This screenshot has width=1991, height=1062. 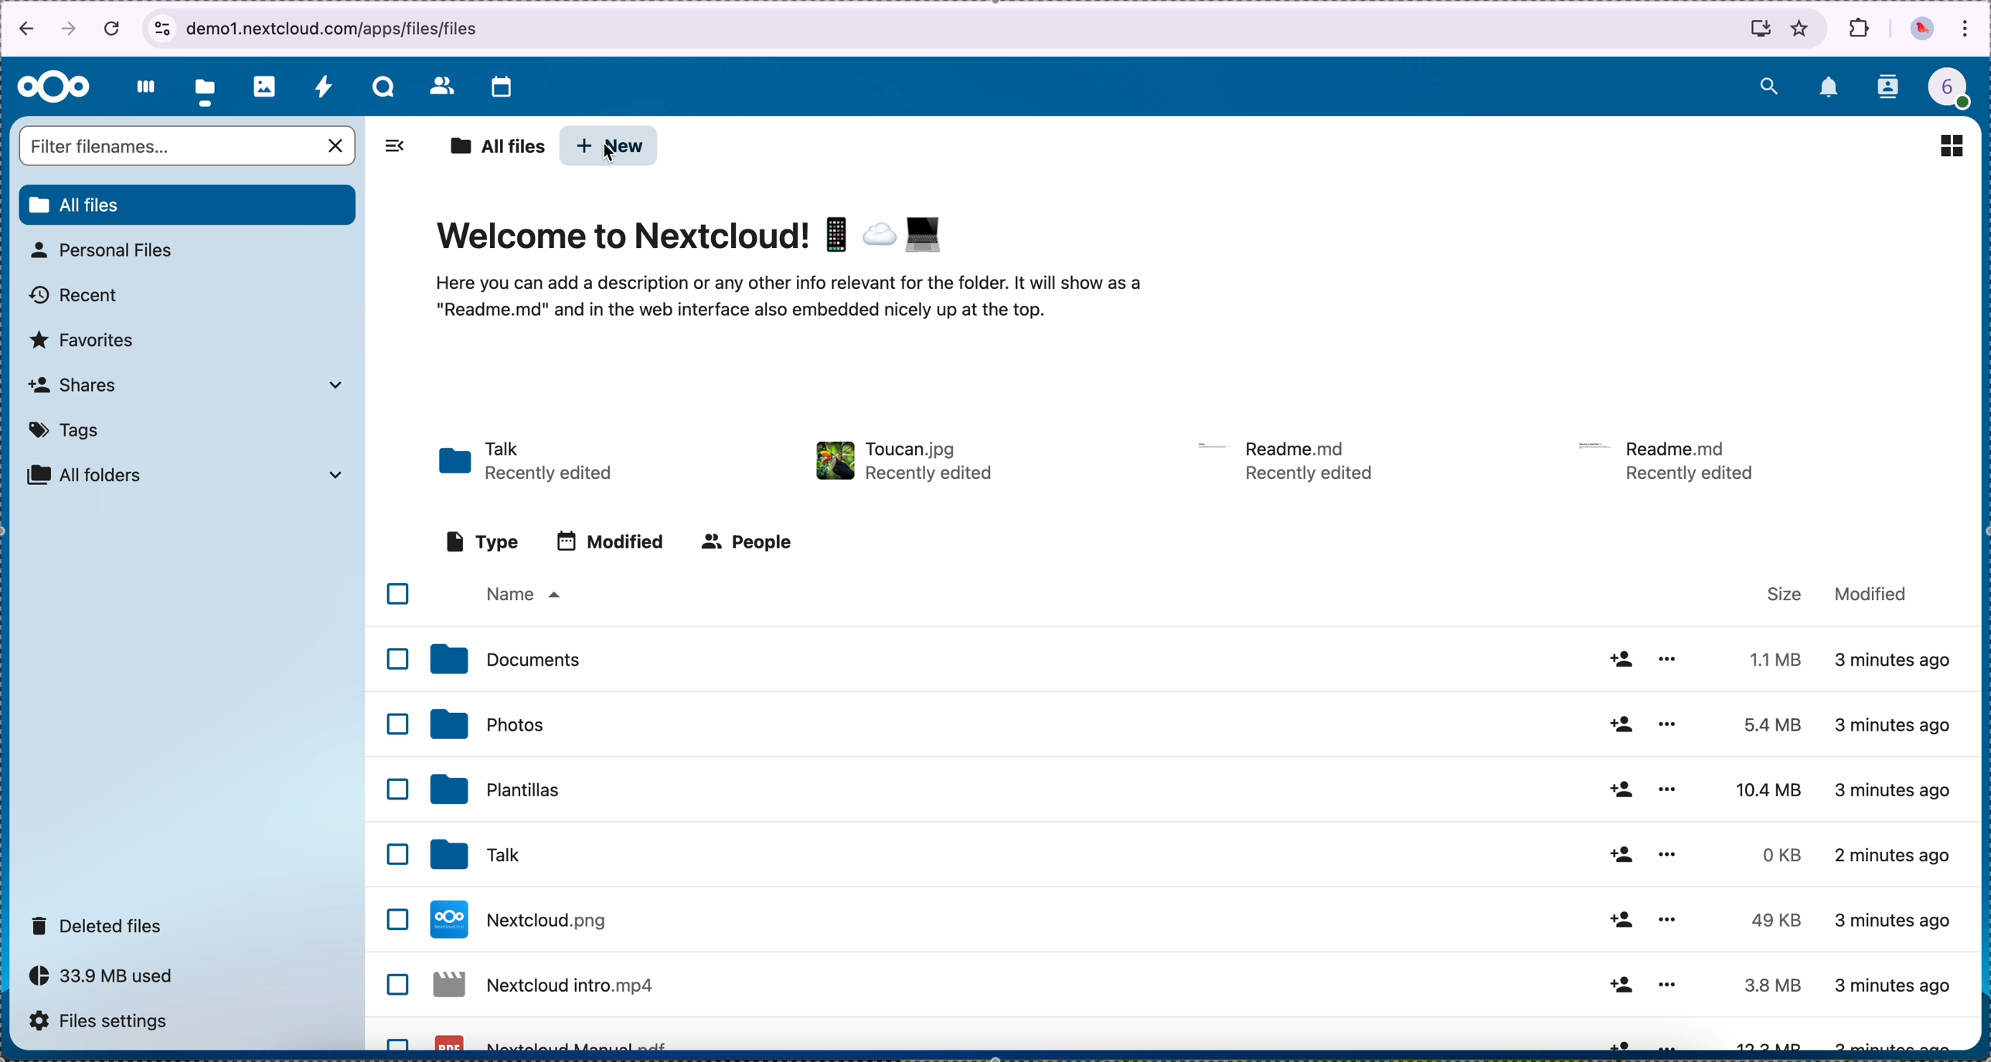 What do you see at coordinates (471, 856) in the screenshot?
I see `talk` at bounding box center [471, 856].